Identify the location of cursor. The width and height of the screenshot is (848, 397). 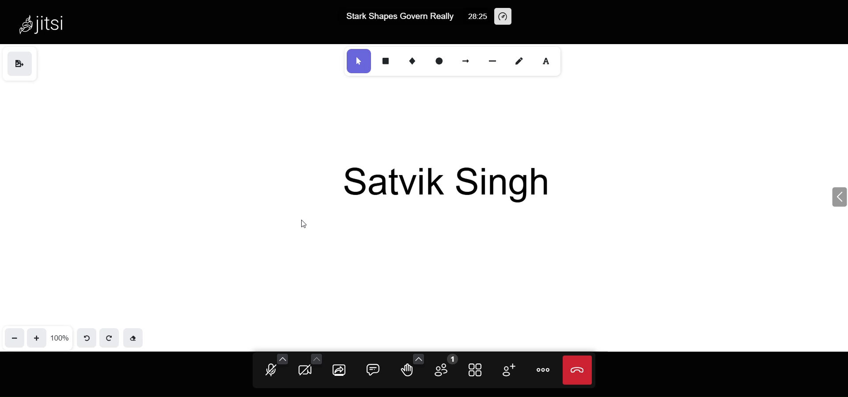
(307, 224).